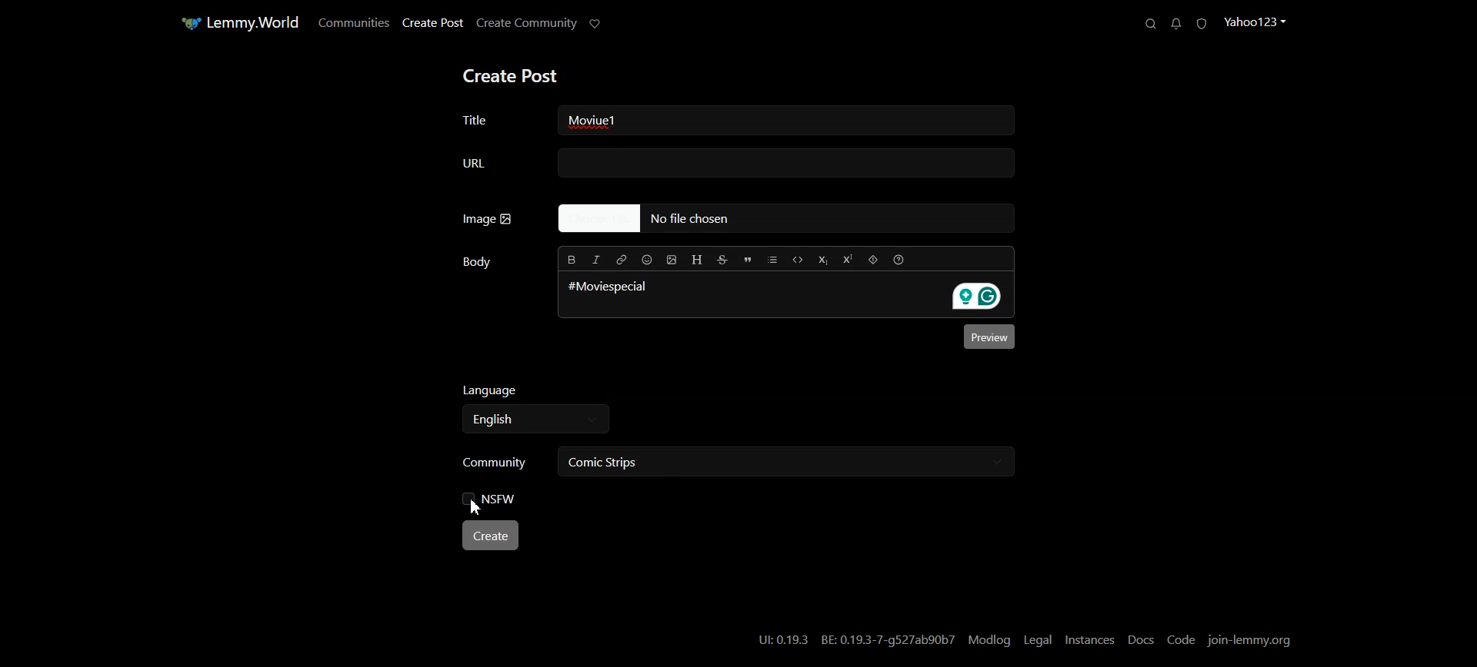  I want to click on Docs, so click(1141, 640).